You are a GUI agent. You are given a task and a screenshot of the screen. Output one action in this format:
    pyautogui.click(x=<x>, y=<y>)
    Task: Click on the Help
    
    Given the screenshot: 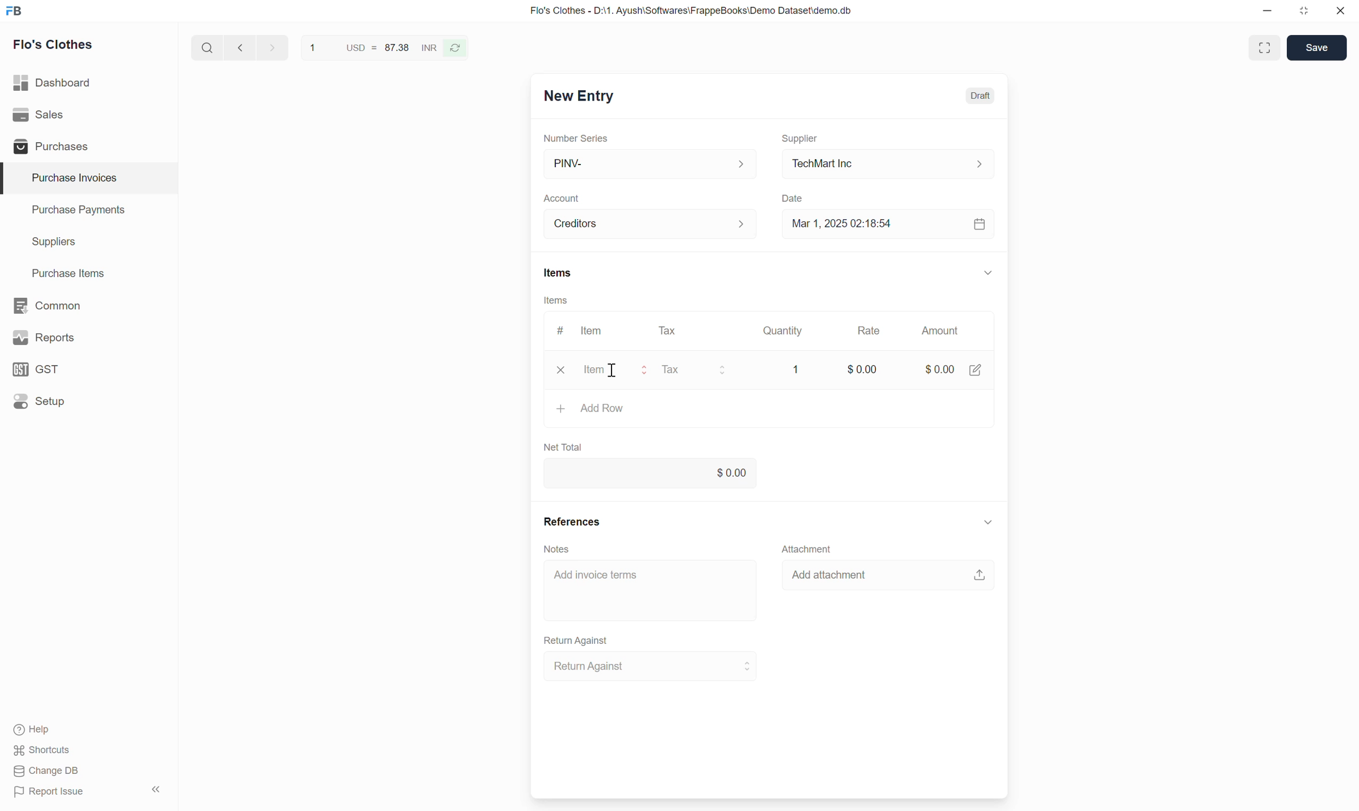 What is the action you would take?
    pyautogui.click(x=37, y=730)
    